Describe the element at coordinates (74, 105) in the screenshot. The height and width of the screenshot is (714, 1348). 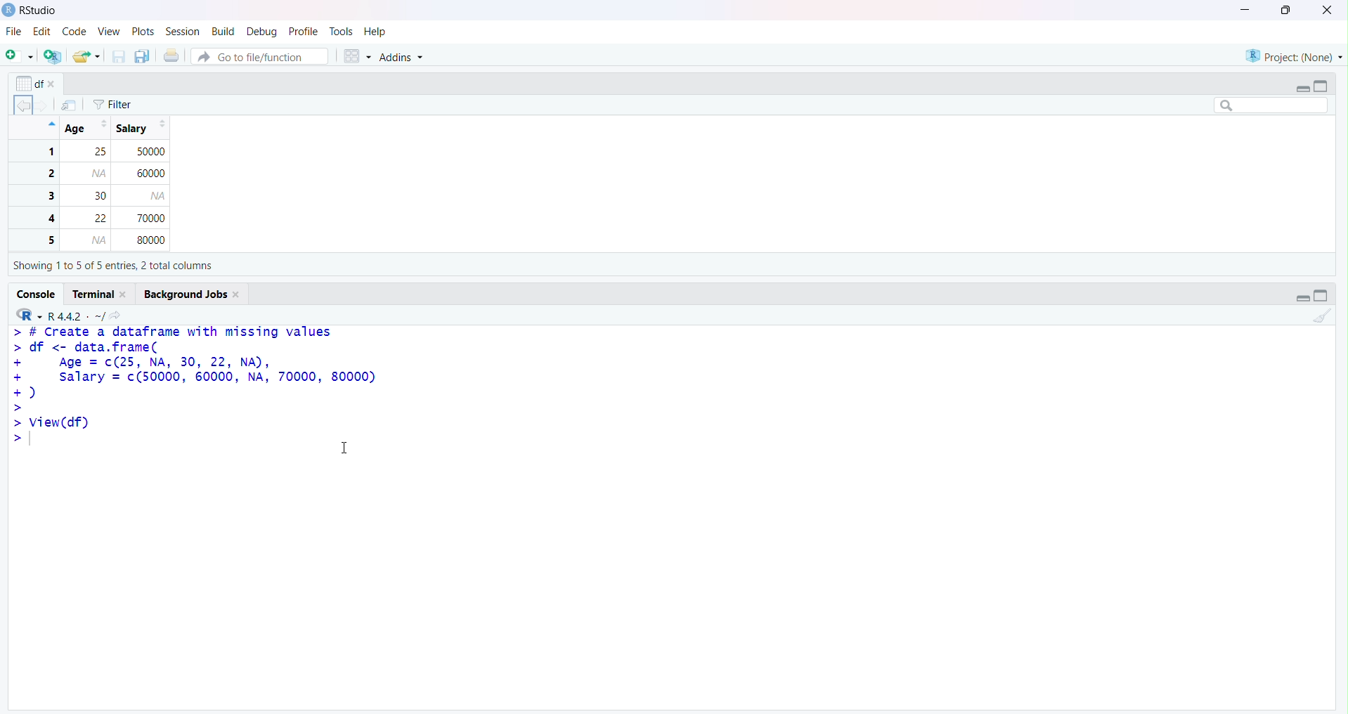
I see `Show in new window` at that location.